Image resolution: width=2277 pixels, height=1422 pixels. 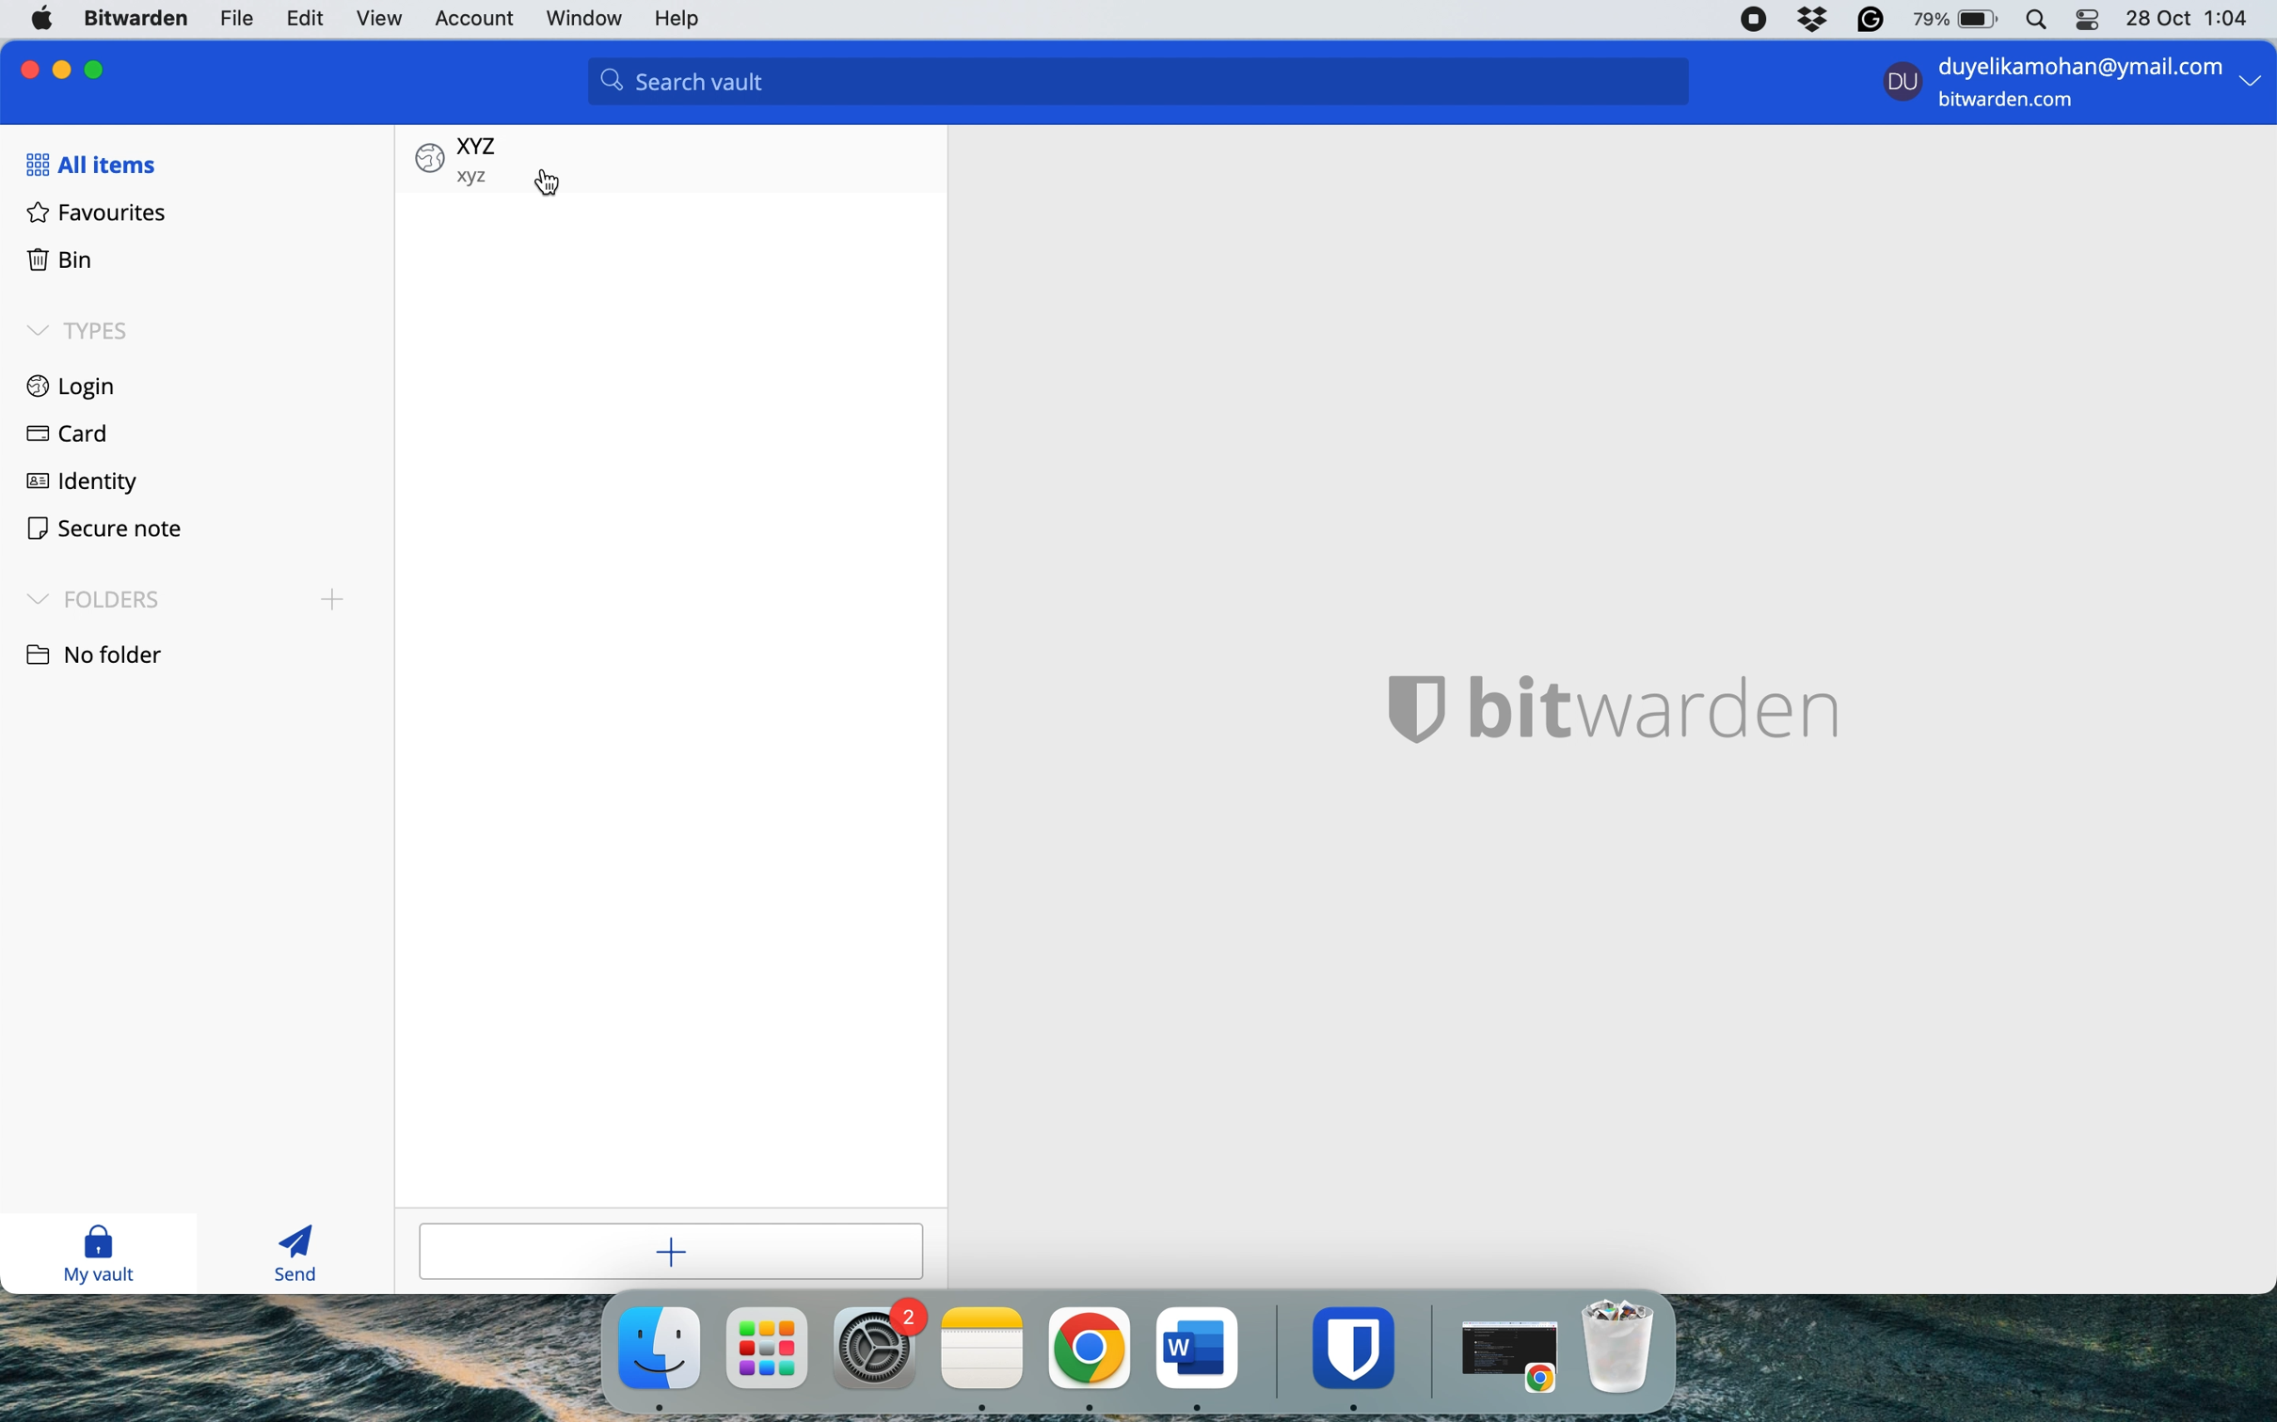 What do you see at coordinates (767, 1347) in the screenshot?
I see `launchpad` at bounding box center [767, 1347].